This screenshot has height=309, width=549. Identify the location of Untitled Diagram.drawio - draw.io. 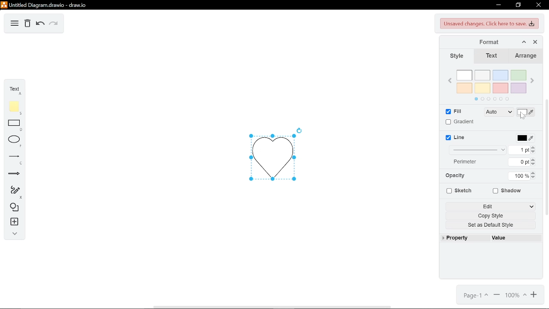
(45, 5).